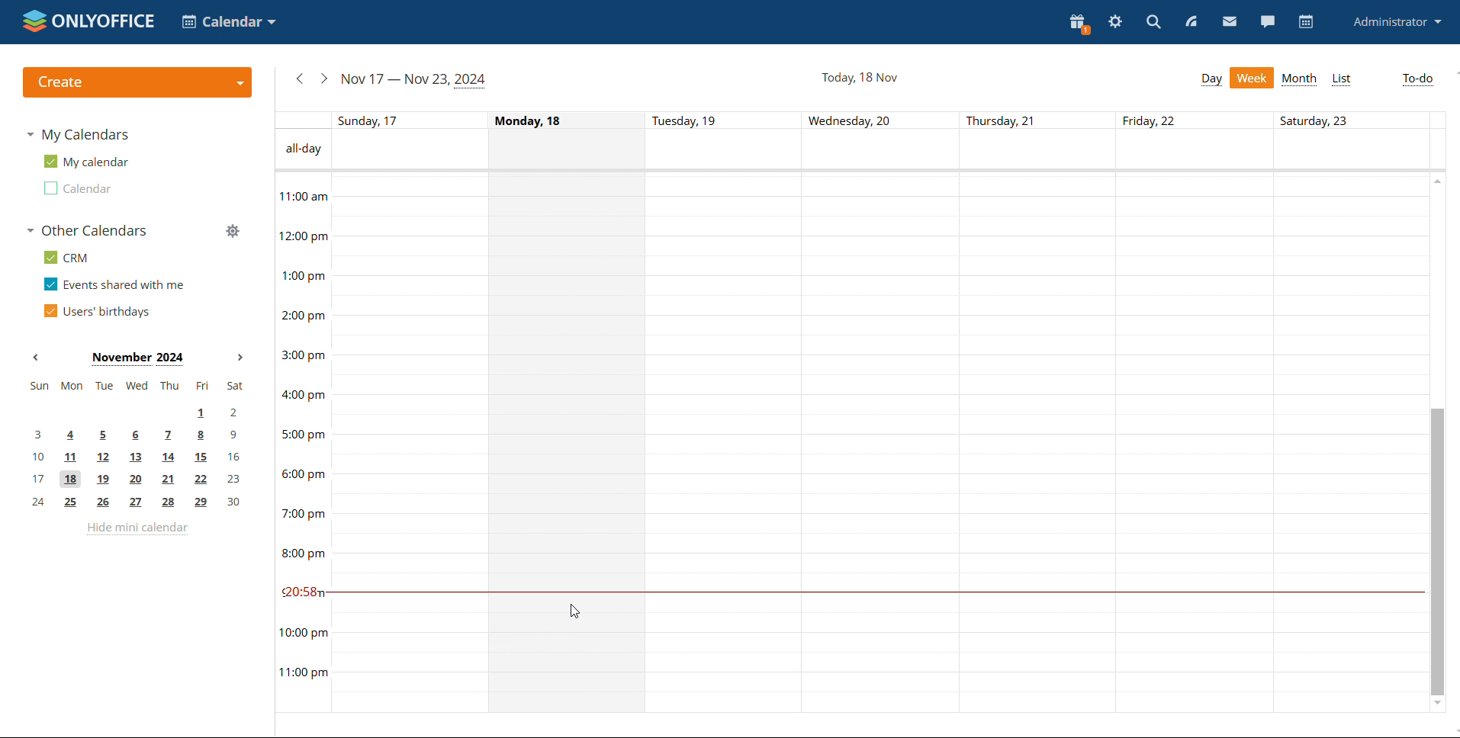 The image size is (1460, 738). I want to click on select application, so click(230, 22).